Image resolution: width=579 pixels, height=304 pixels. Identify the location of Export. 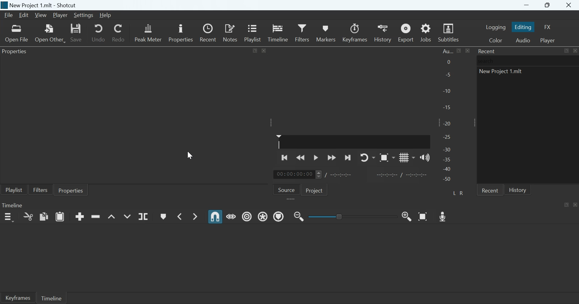
(405, 32).